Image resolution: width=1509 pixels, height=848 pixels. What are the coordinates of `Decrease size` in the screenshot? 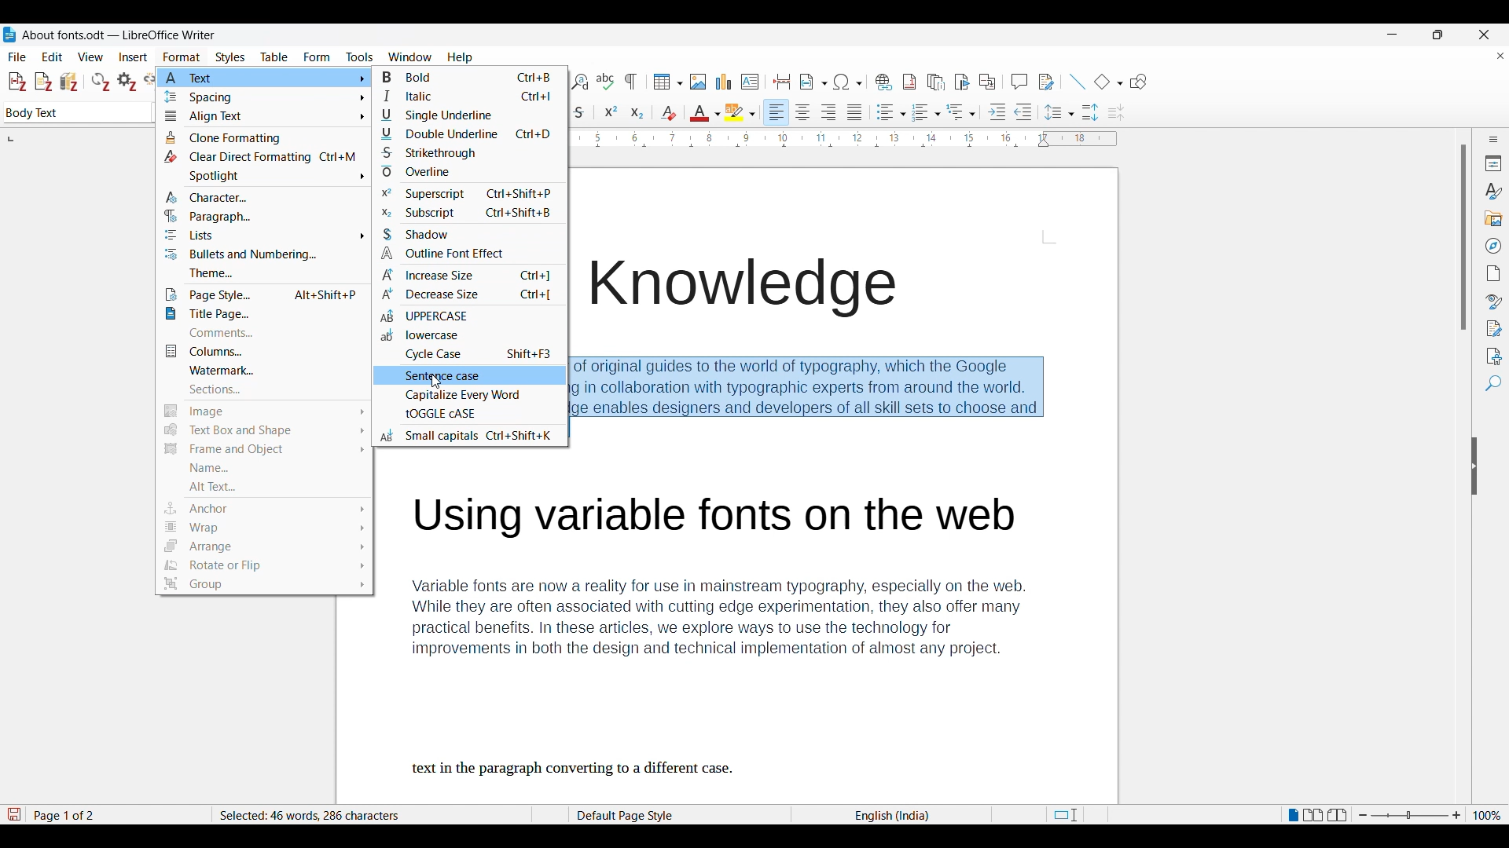 It's located at (467, 294).